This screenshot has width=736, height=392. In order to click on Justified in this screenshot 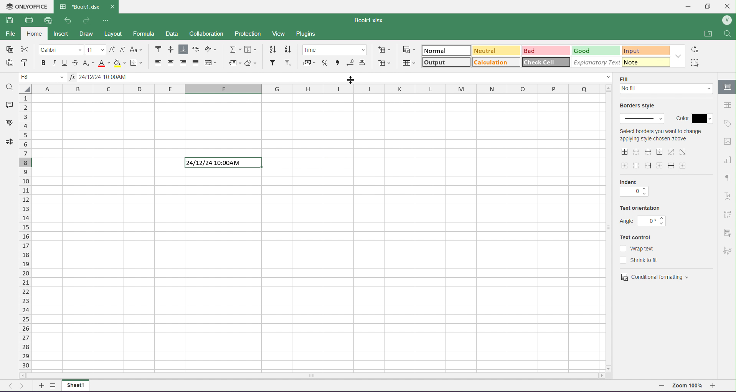, I will do `click(196, 63)`.